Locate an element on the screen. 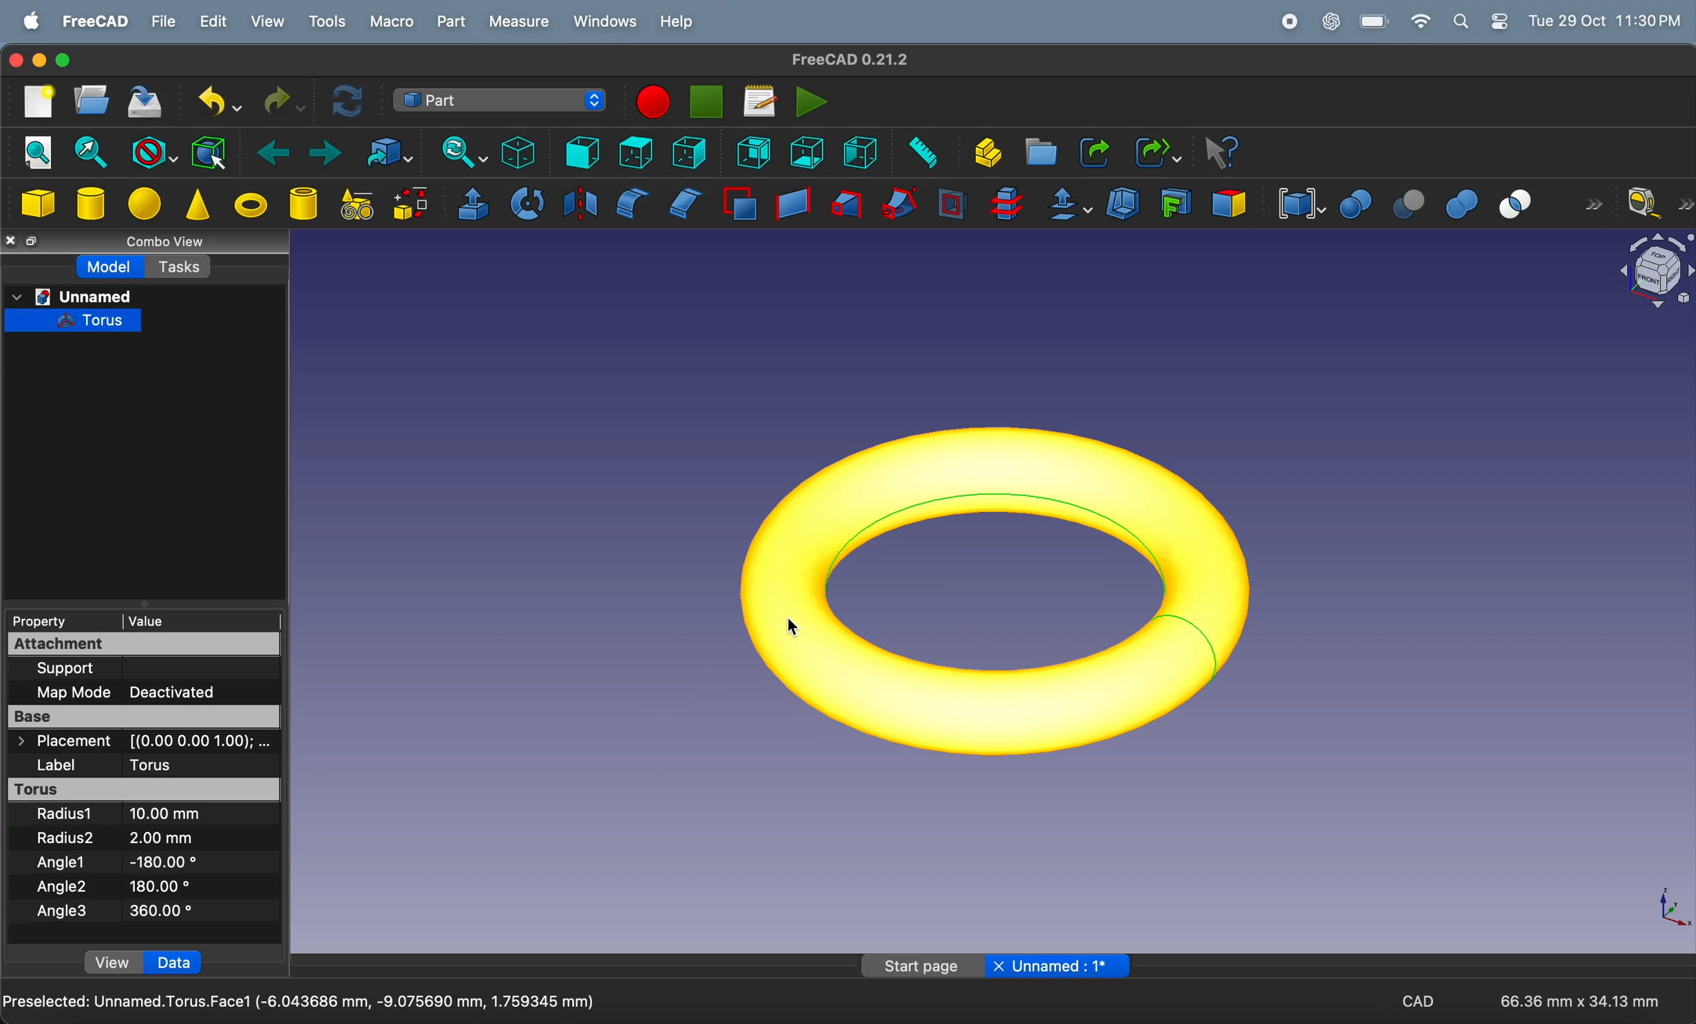 Image resolution: width=1696 pixels, height=1024 pixels. extrude is located at coordinates (472, 204).